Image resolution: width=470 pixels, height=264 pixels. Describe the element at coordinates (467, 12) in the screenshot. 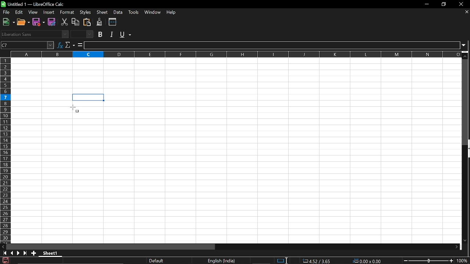

I see `Close document` at that location.